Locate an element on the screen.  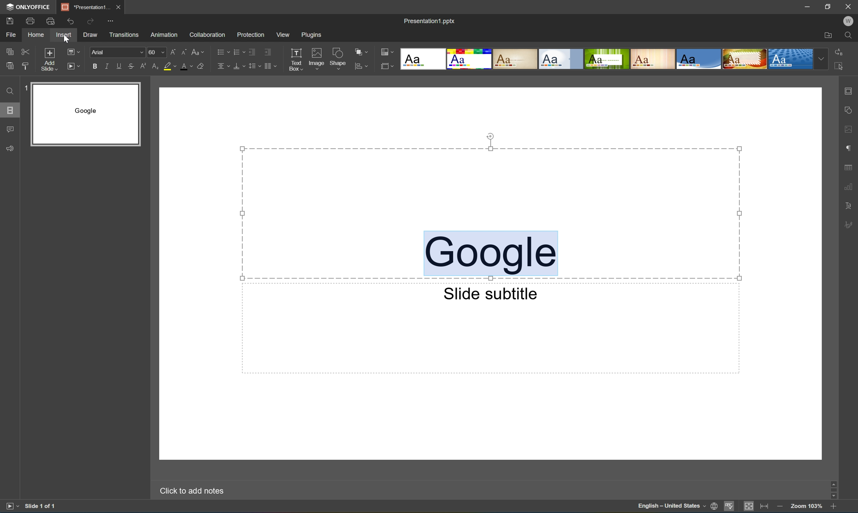
Customize Quick Access Toolbar is located at coordinates (111, 21).